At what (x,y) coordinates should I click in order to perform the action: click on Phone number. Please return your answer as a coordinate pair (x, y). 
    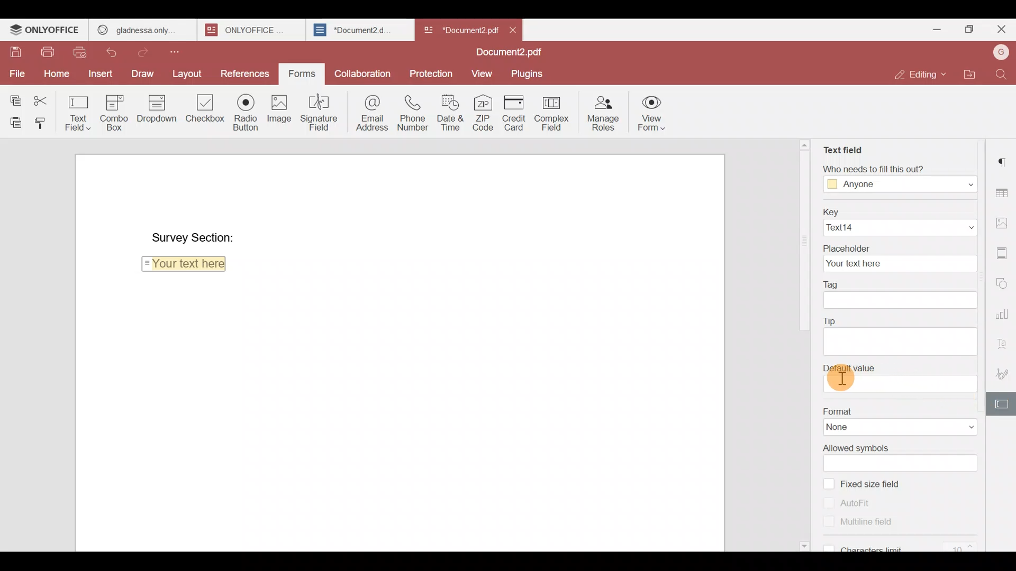
    Looking at the image, I should click on (414, 112).